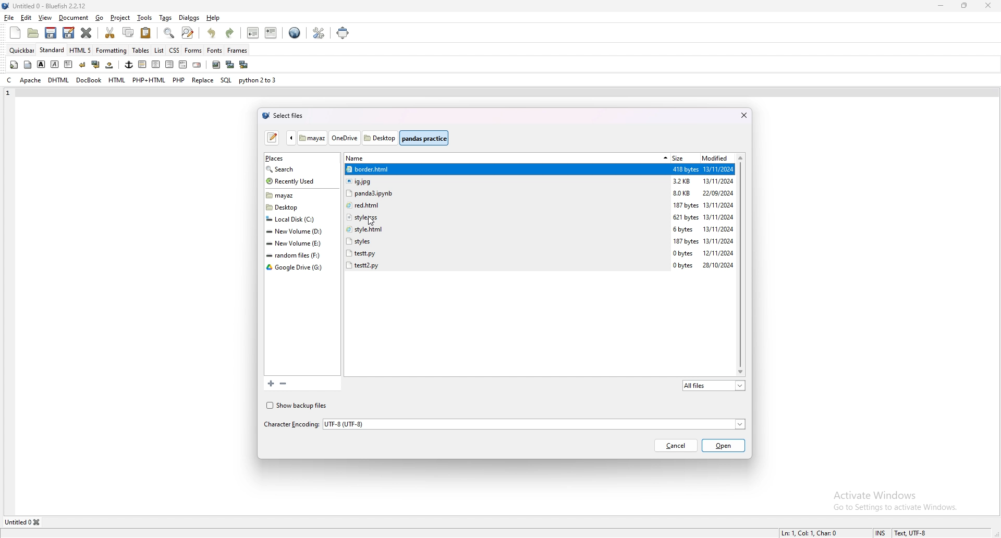 The height and width of the screenshot is (538, 1001). Describe the element at coordinates (213, 33) in the screenshot. I see `undo` at that location.